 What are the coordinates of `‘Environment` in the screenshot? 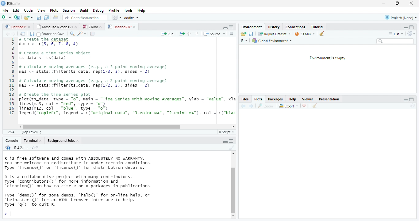 It's located at (251, 27).